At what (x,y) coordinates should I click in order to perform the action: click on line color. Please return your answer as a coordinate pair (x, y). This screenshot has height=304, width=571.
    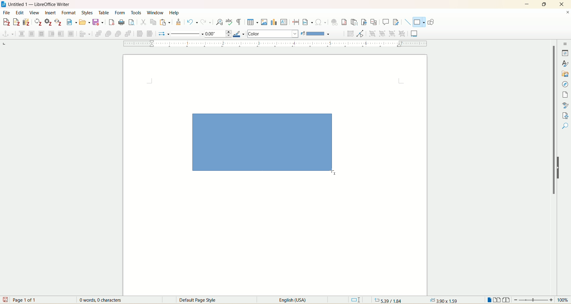
    Looking at the image, I should click on (240, 33).